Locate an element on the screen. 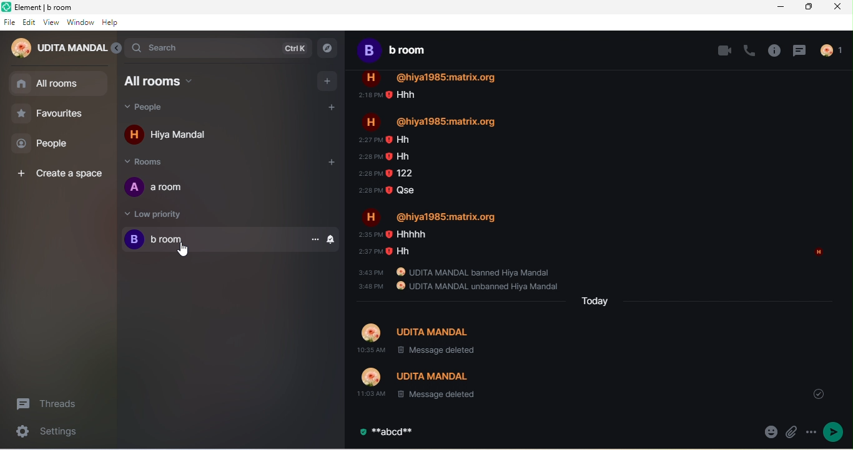 The height and width of the screenshot is (450, 853). udita mandal is located at coordinates (58, 48).